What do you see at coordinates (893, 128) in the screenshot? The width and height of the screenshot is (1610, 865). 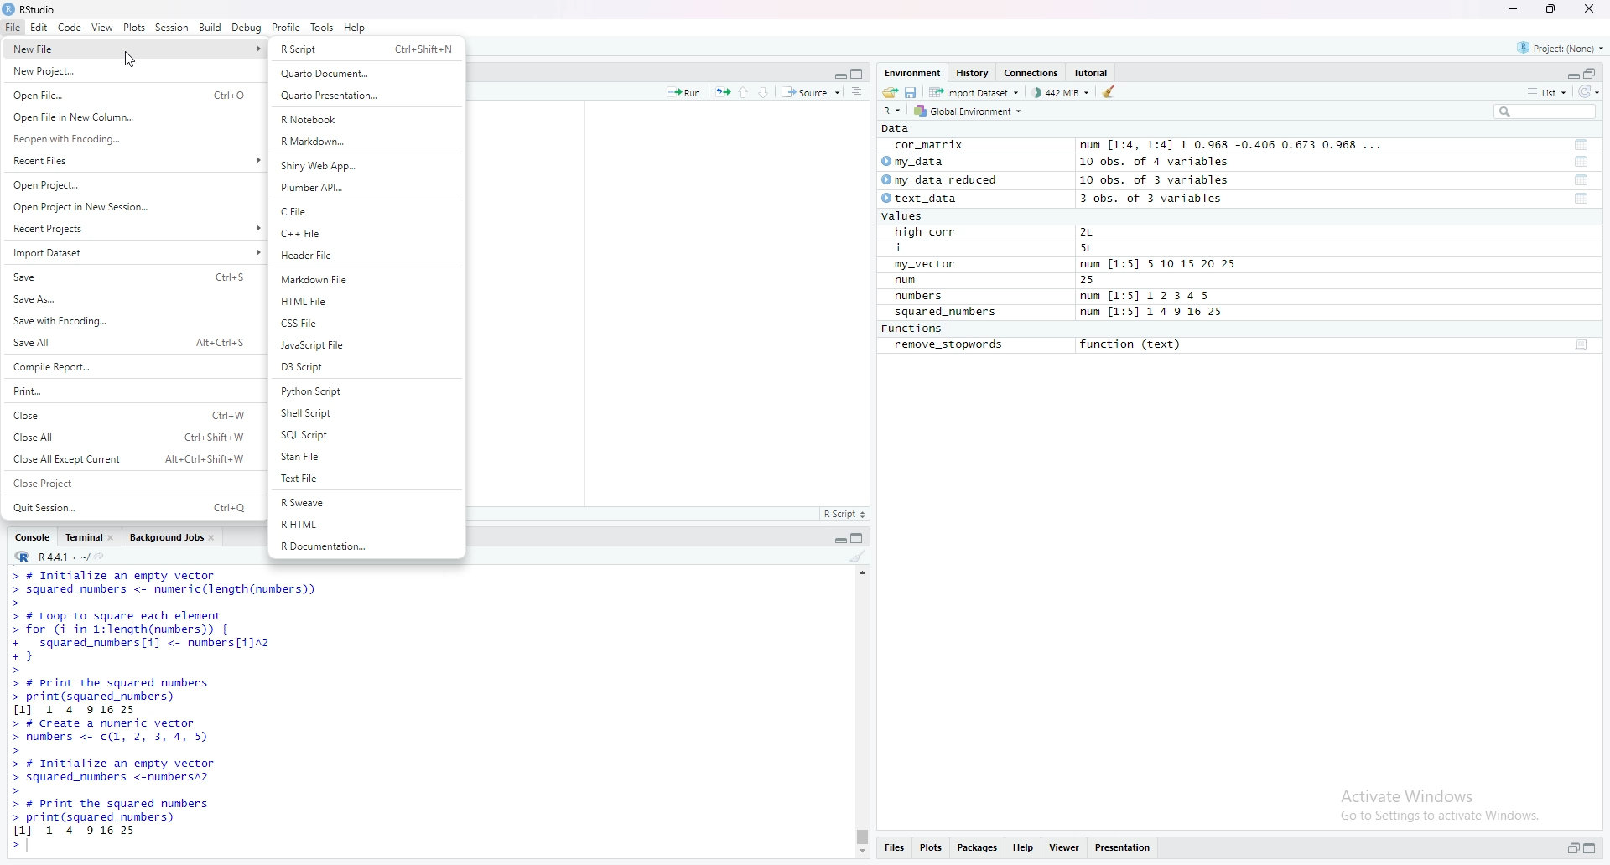 I see `Data` at bounding box center [893, 128].